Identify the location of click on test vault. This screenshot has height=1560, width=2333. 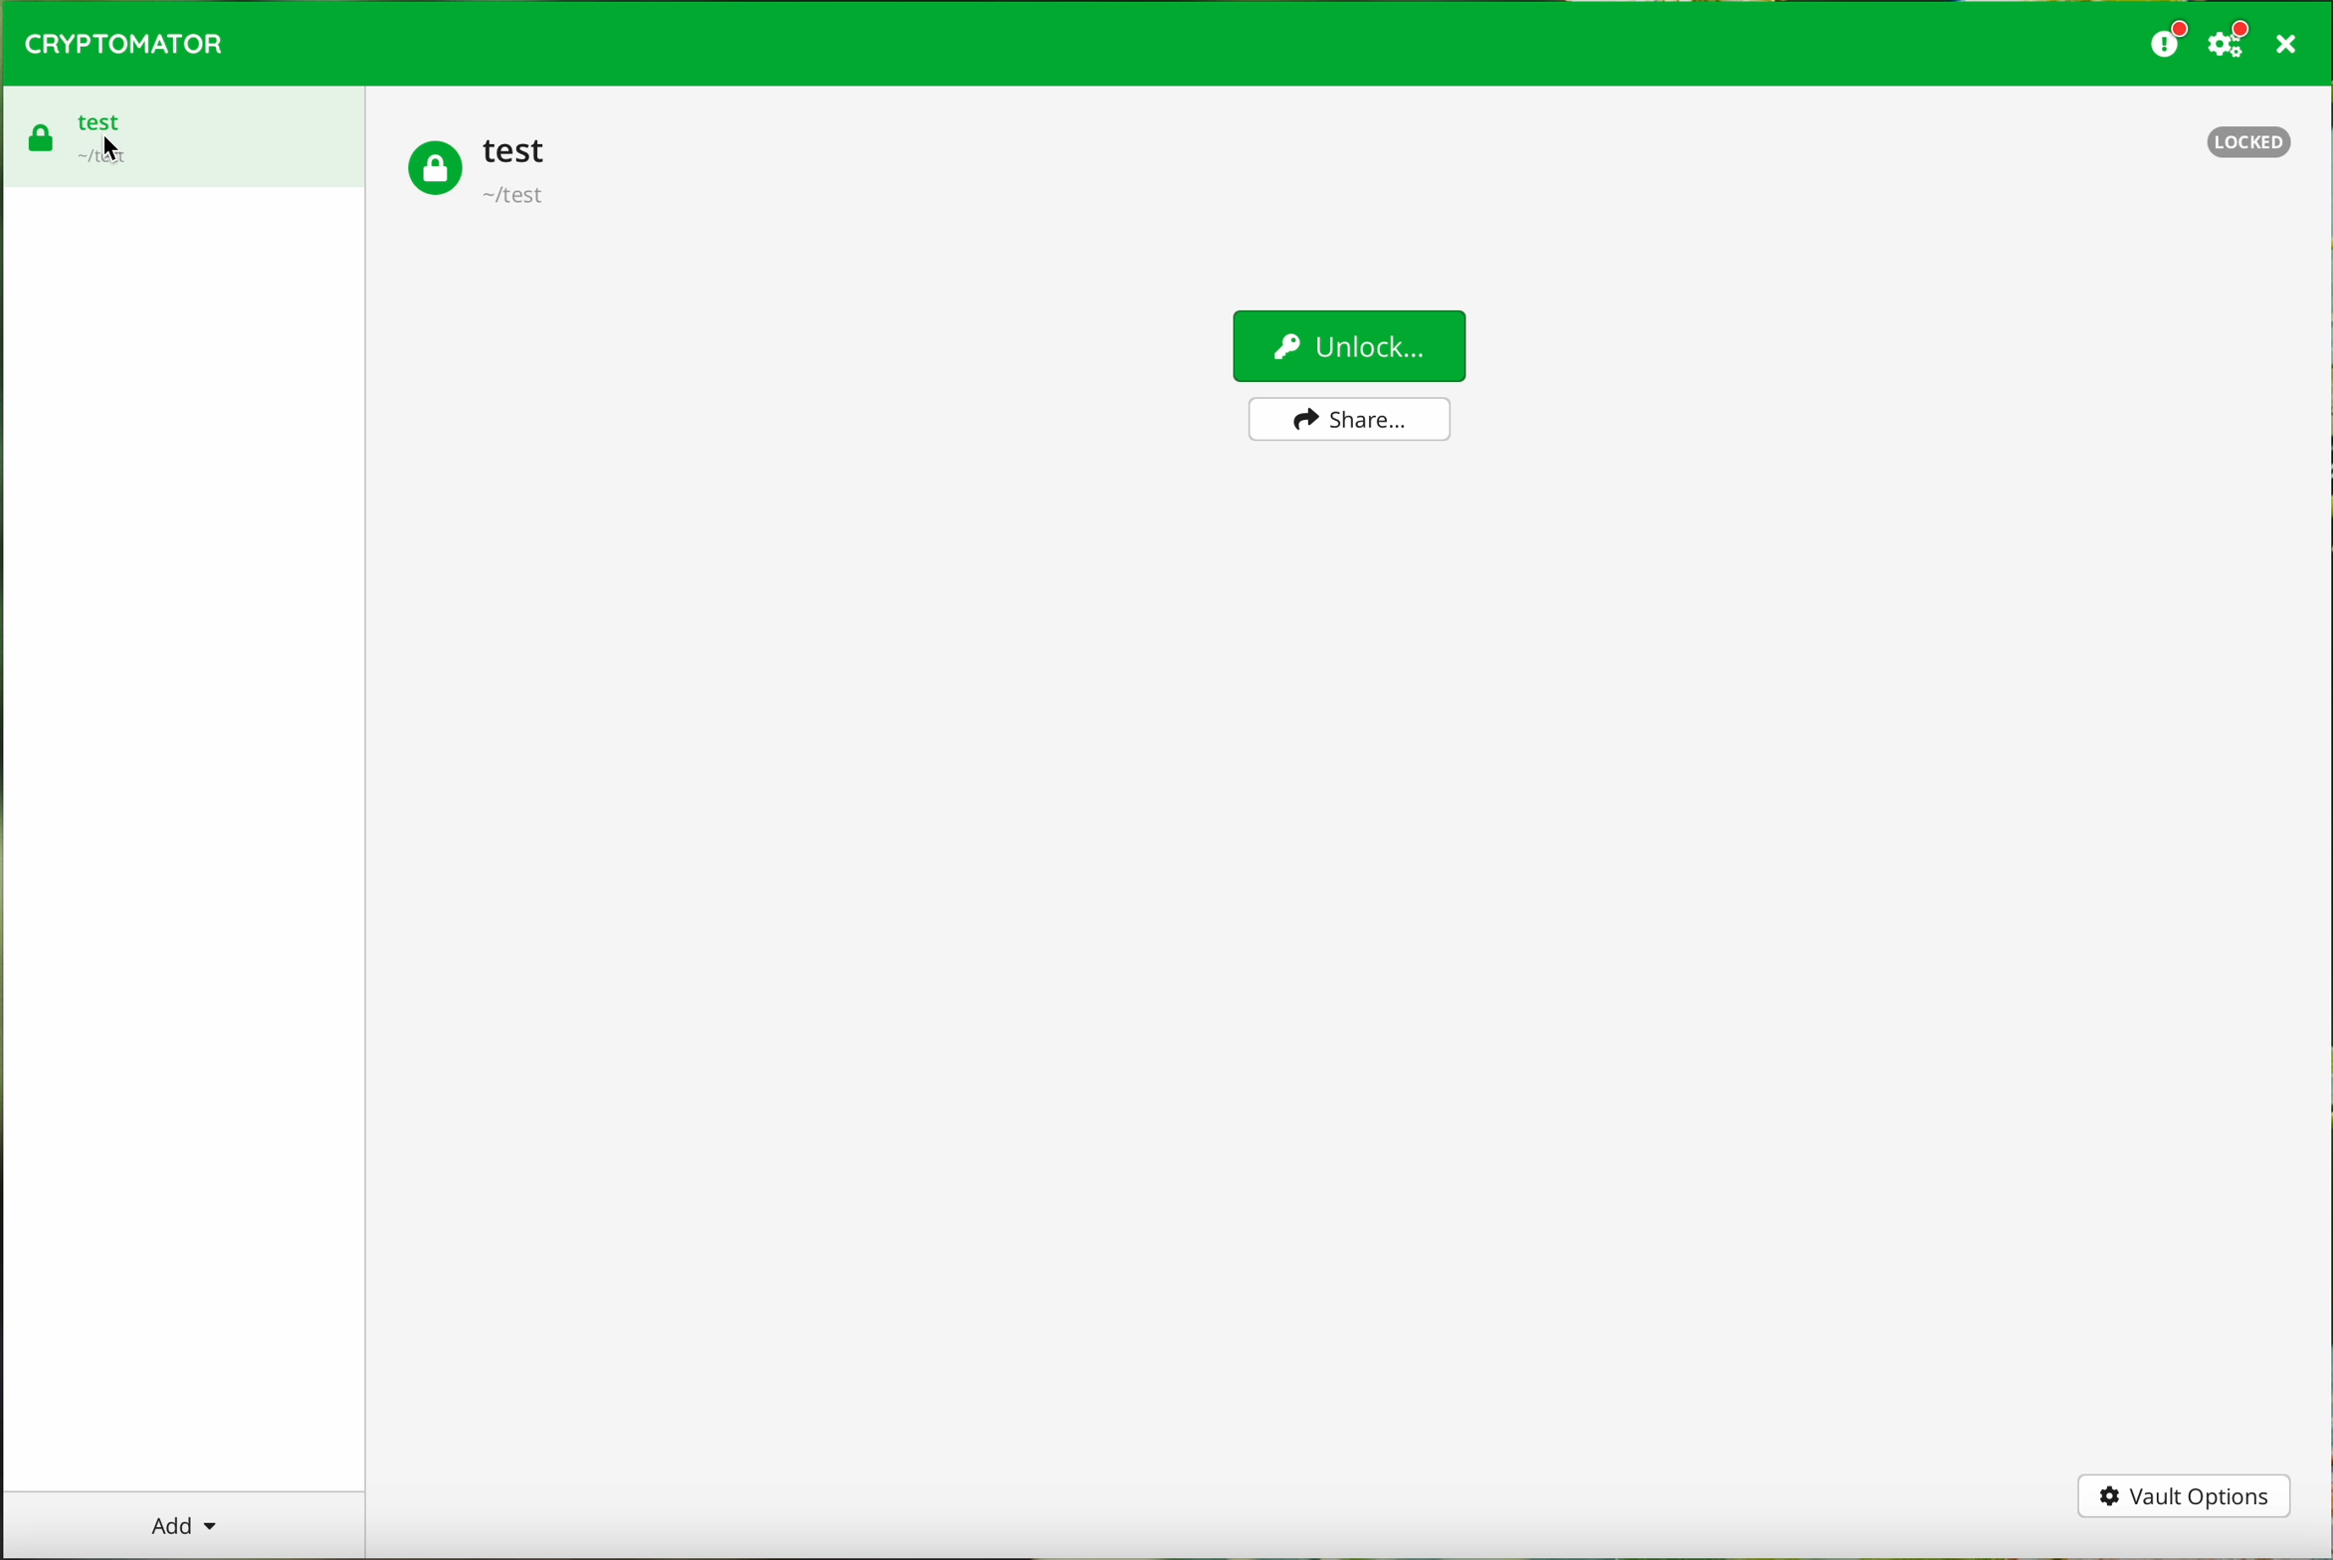
(184, 133).